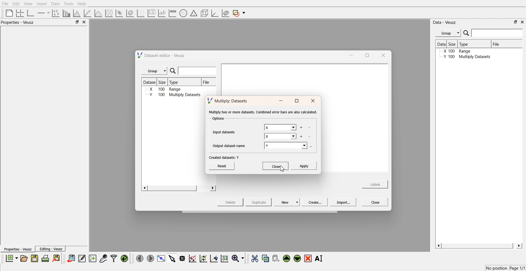  I want to click on Y 100 Multiply Datasets, so click(175, 95).